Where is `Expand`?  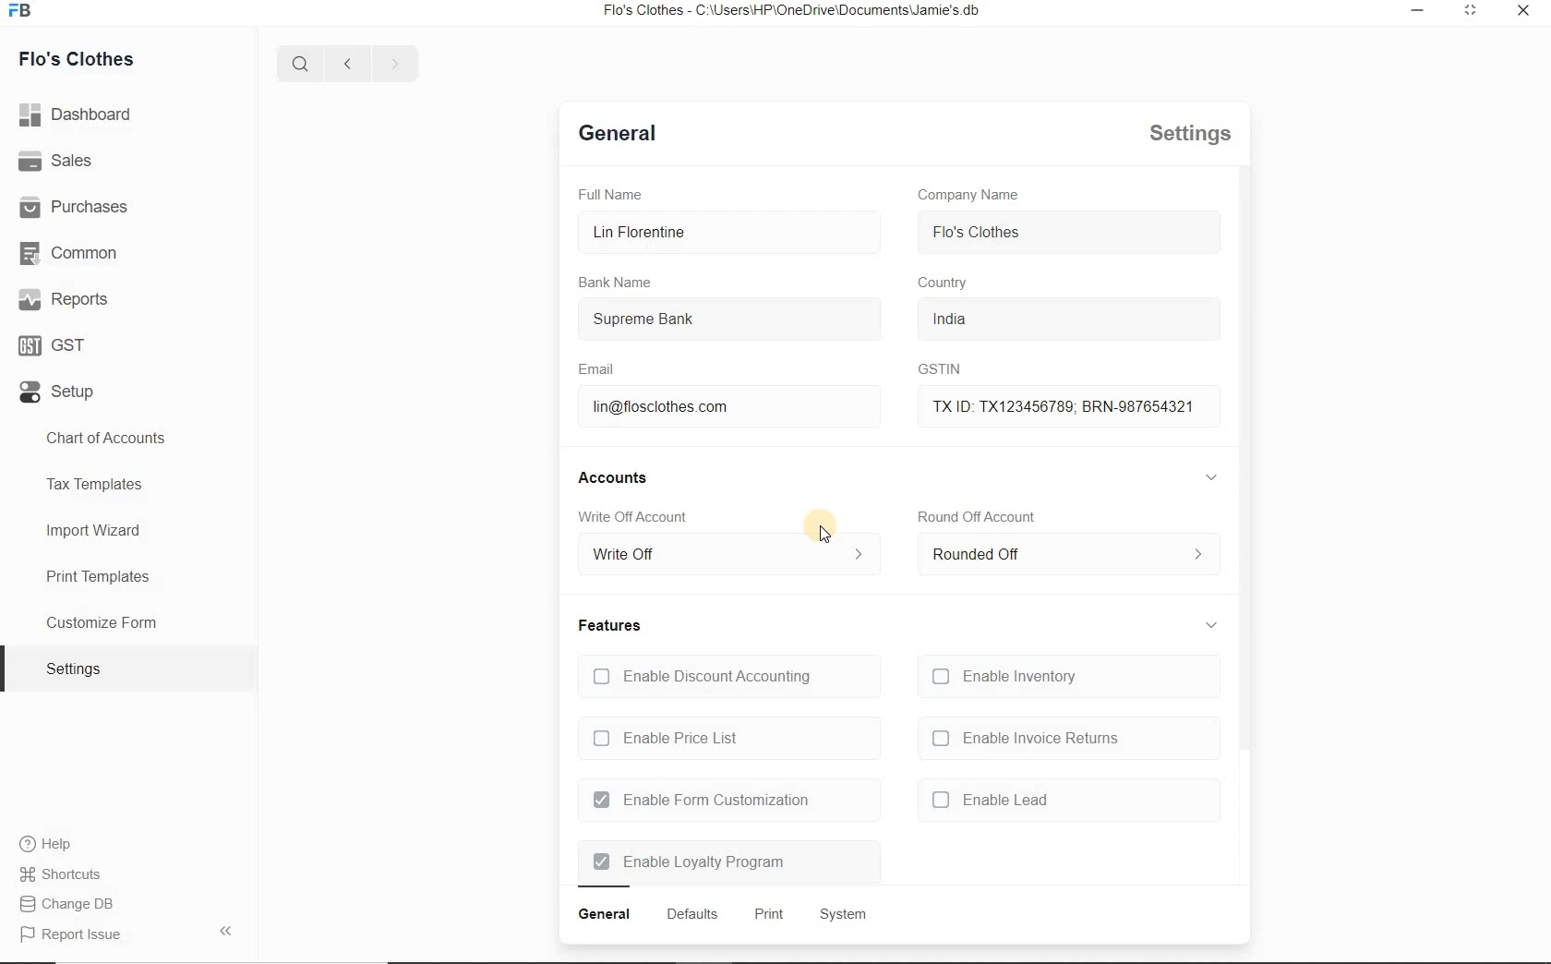 Expand is located at coordinates (1213, 477).